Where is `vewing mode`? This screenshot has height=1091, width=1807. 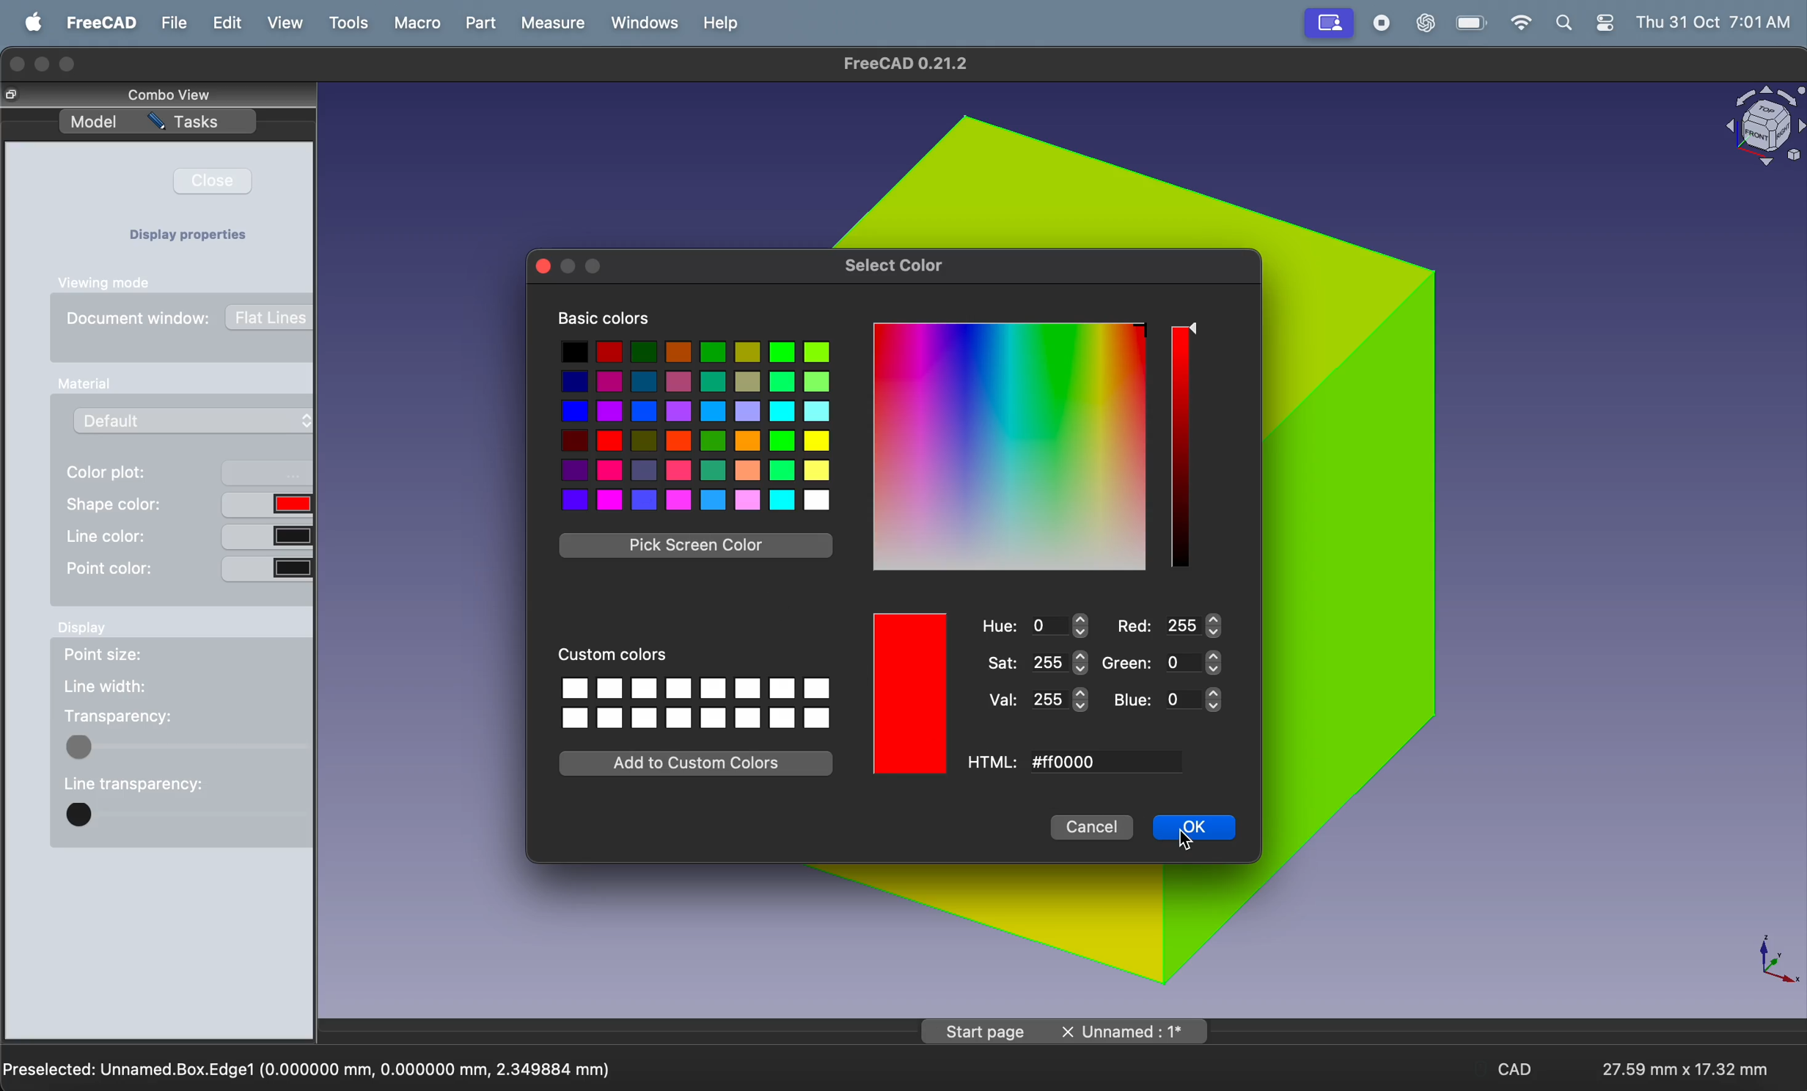 vewing mode is located at coordinates (112, 282).